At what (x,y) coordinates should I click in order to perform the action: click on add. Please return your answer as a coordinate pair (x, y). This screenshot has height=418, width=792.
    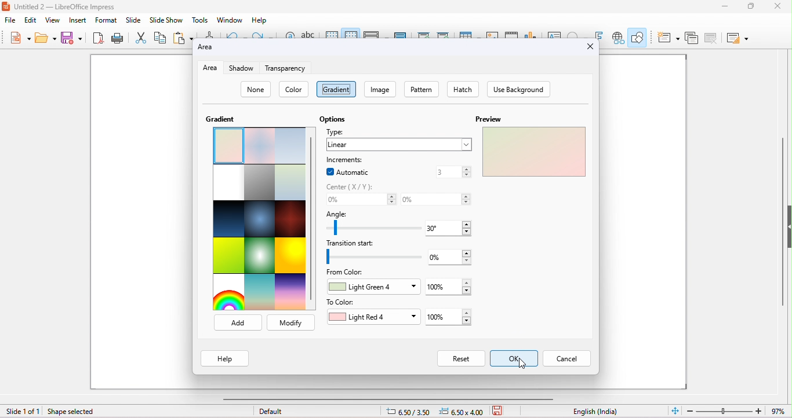
    Looking at the image, I should click on (237, 322).